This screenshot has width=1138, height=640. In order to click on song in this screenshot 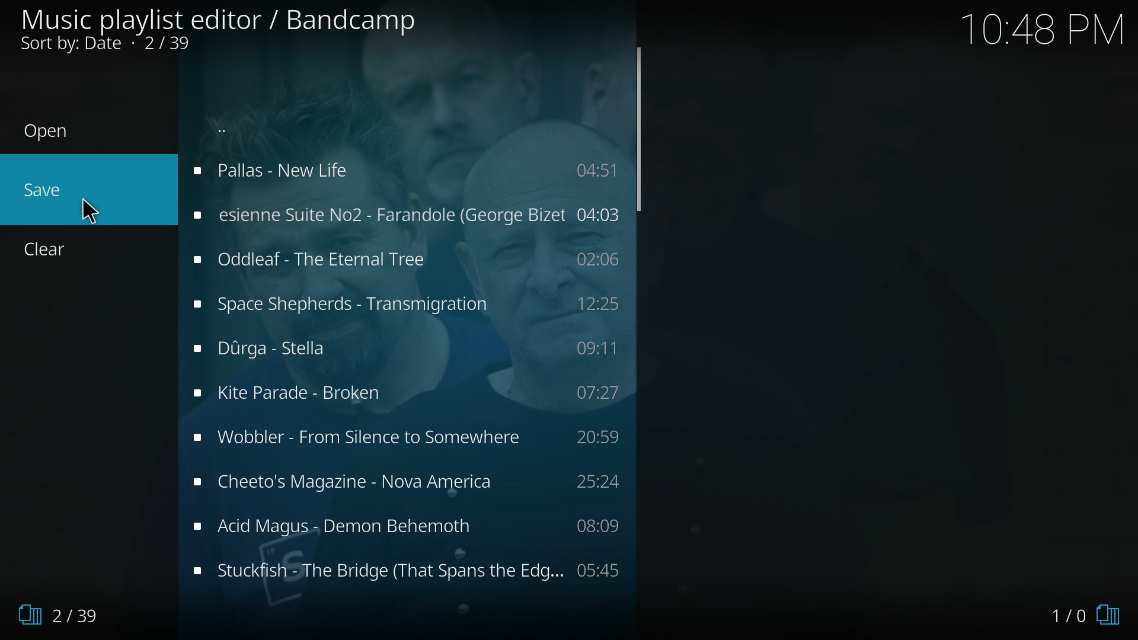, I will do `click(407, 394)`.